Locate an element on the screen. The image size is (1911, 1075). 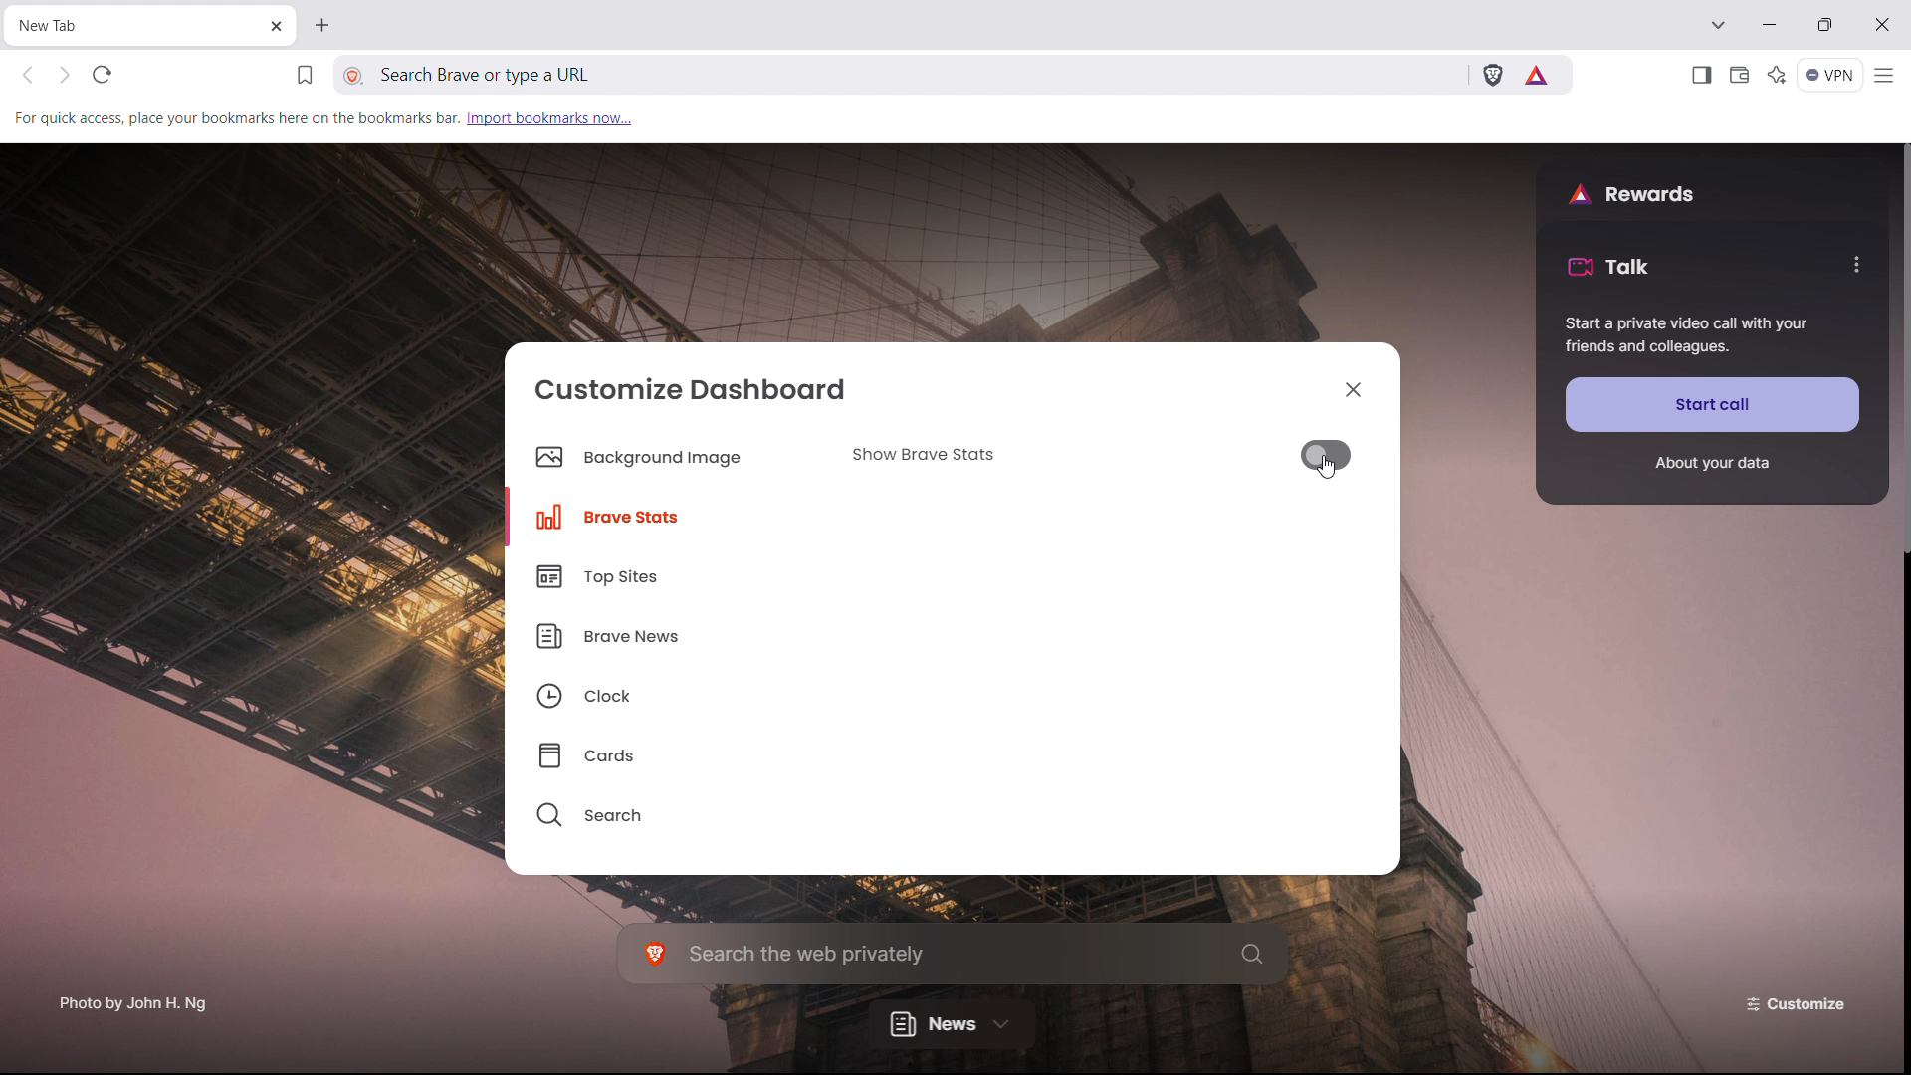
reload this page is located at coordinates (103, 74).